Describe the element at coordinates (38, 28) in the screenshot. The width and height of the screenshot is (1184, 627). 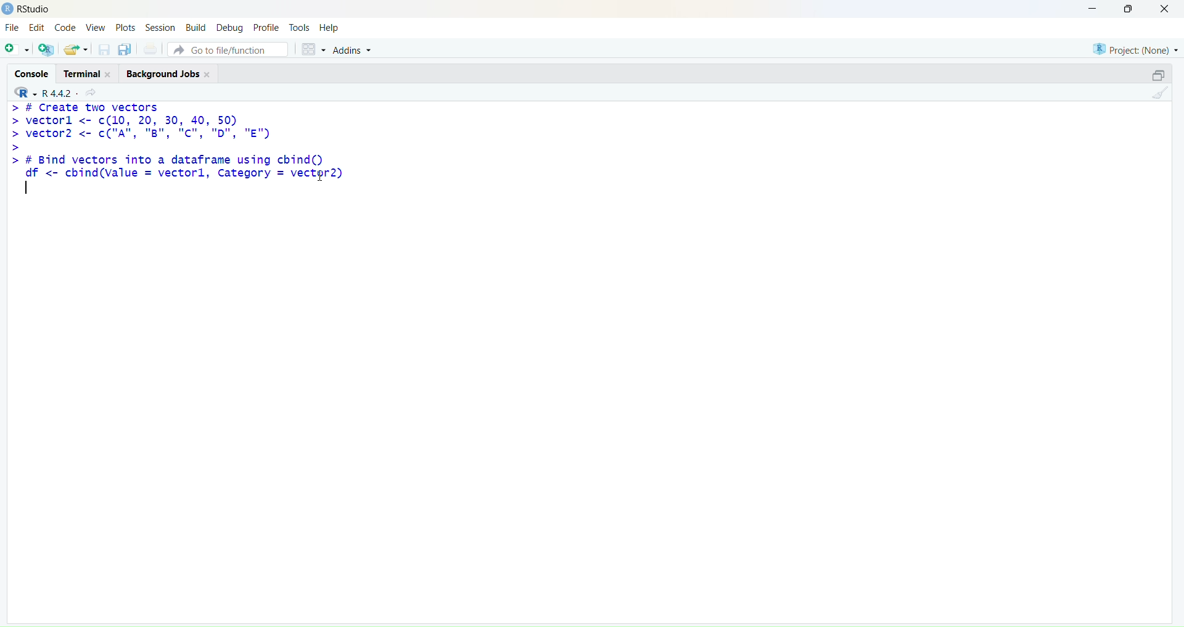
I see `Edit` at that location.